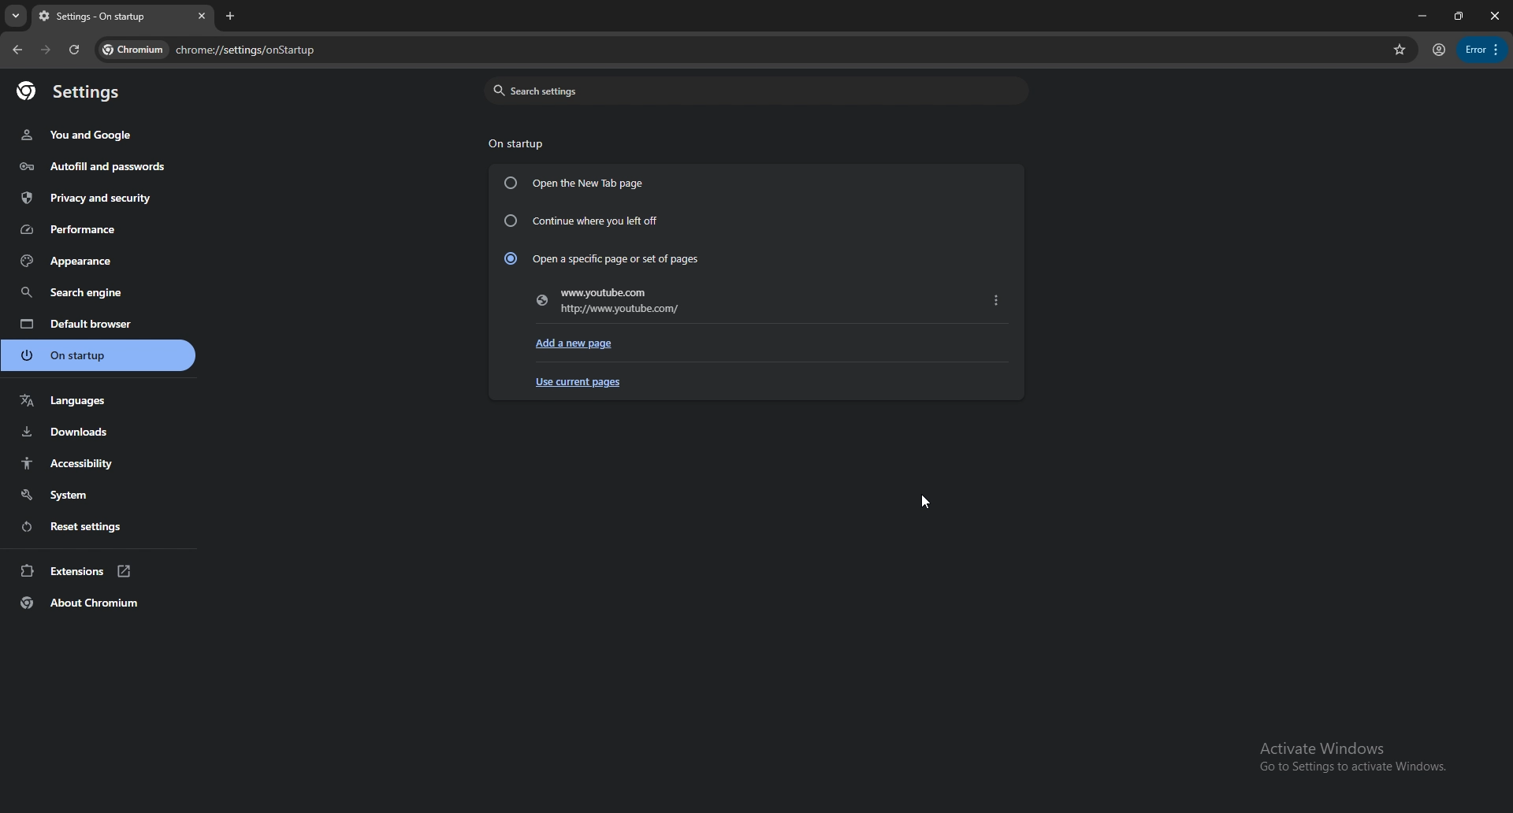 Image resolution: width=1513 pixels, height=813 pixels. What do you see at coordinates (99, 525) in the screenshot?
I see `reset settings` at bounding box center [99, 525].